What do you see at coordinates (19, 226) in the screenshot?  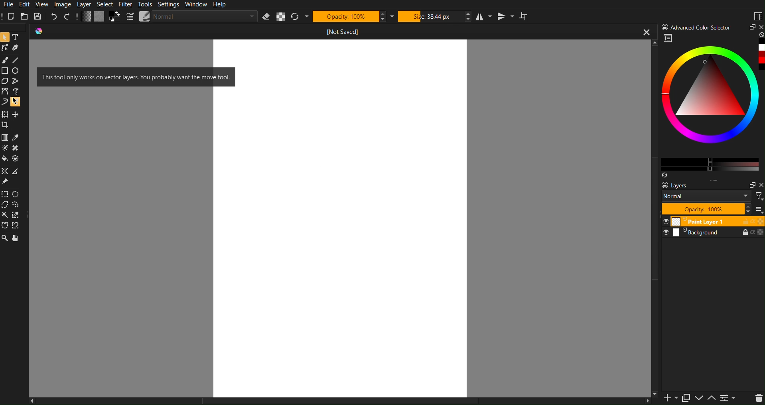 I see `Magnetic Selection Tool` at bounding box center [19, 226].